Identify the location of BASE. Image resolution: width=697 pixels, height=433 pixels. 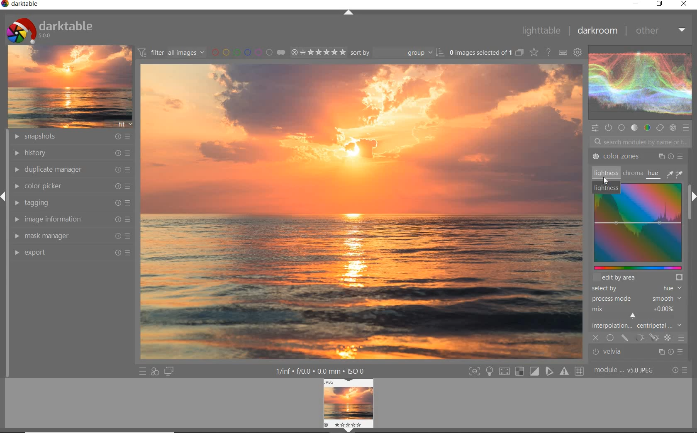
(622, 128).